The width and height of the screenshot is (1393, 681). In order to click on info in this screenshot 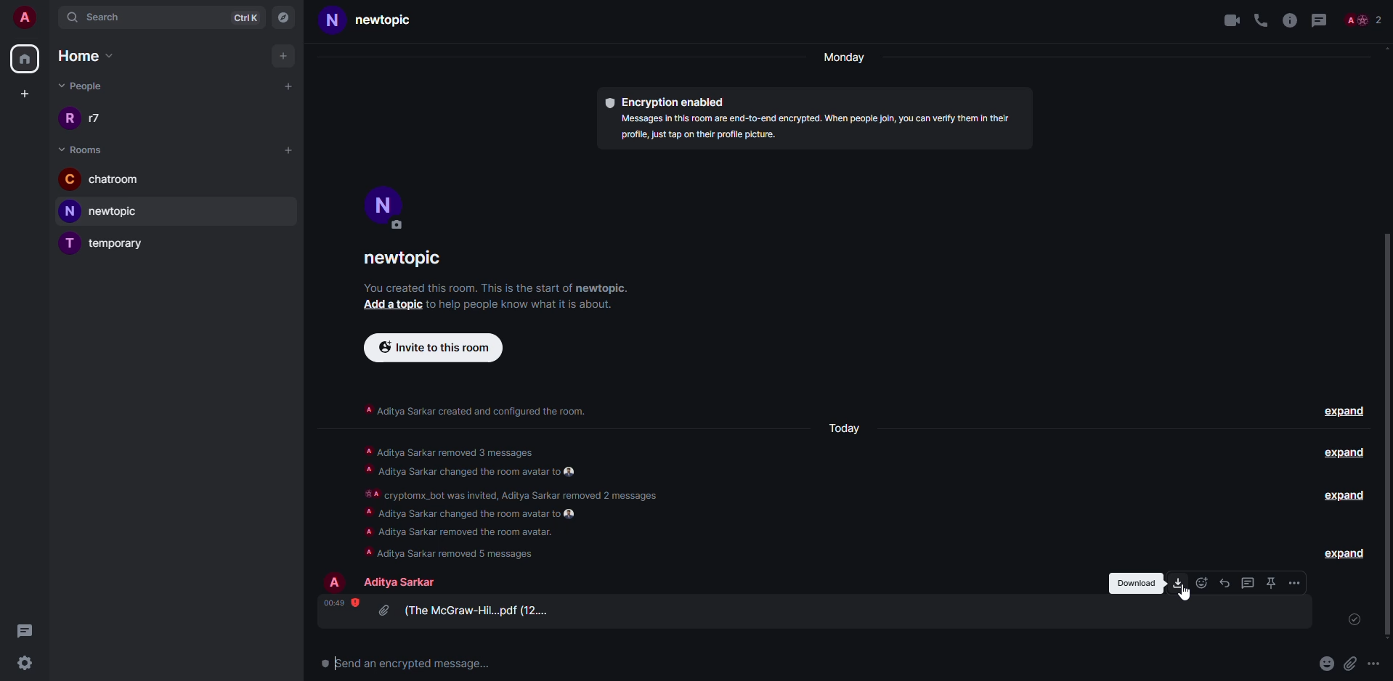, I will do `click(532, 306)`.